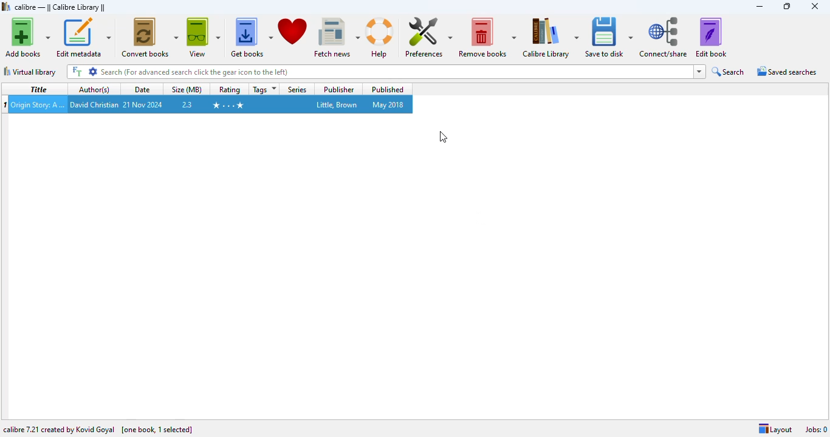 This screenshot has height=437, width=830. I want to click on calibre library, so click(550, 37).